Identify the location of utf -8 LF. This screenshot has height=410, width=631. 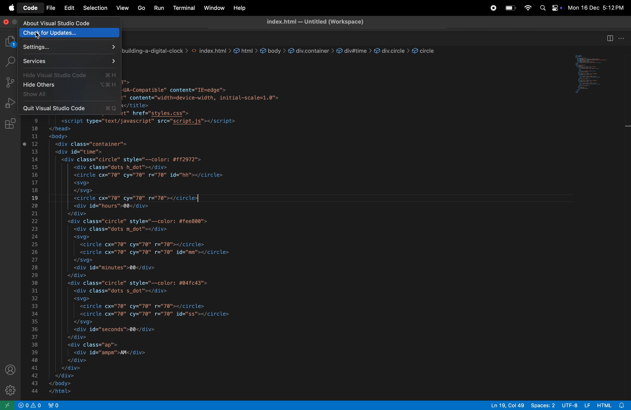
(575, 405).